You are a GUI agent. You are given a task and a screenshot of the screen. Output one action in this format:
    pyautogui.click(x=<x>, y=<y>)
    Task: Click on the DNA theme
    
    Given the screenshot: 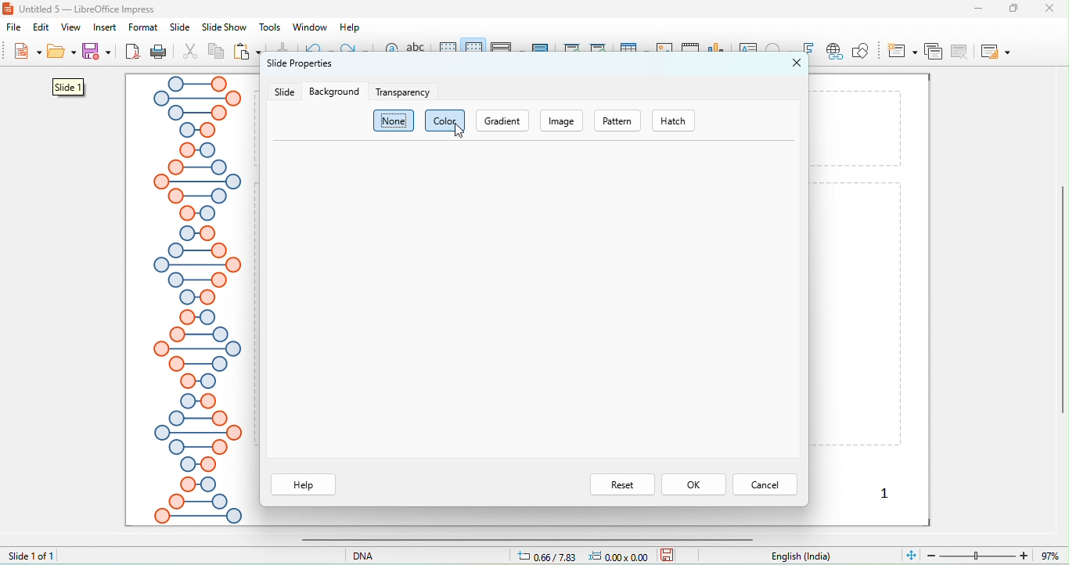 What is the action you would take?
    pyautogui.click(x=196, y=300)
    